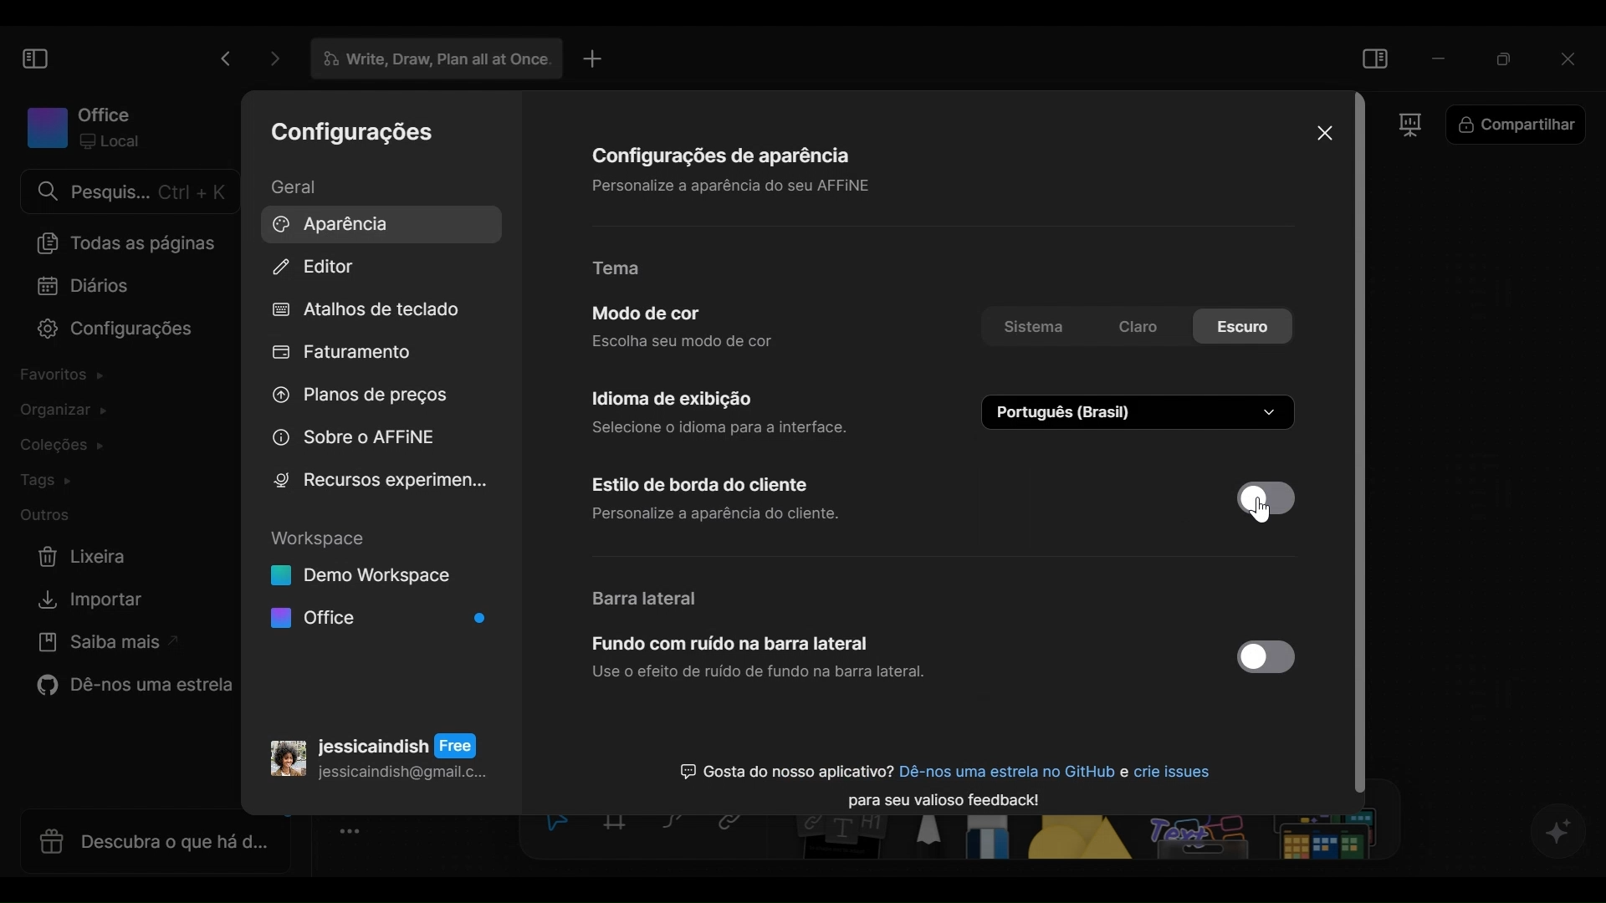 This screenshot has width=1606, height=903. I want to click on Eraser, so click(991, 839).